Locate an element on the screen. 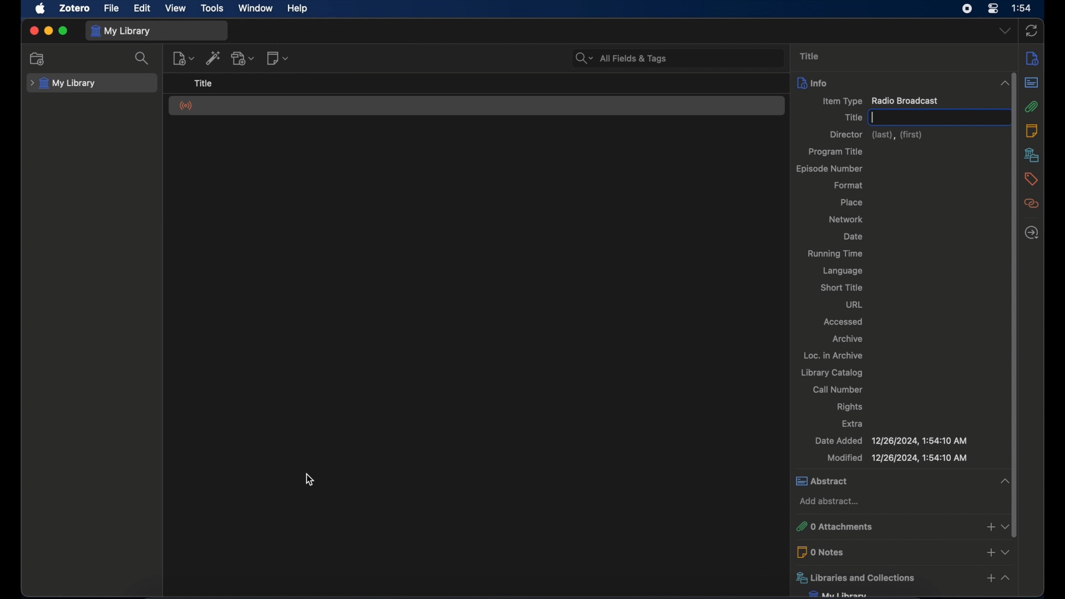 The width and height of the screenshot is (1065, 599). new item is located at coordinates (183, 58).